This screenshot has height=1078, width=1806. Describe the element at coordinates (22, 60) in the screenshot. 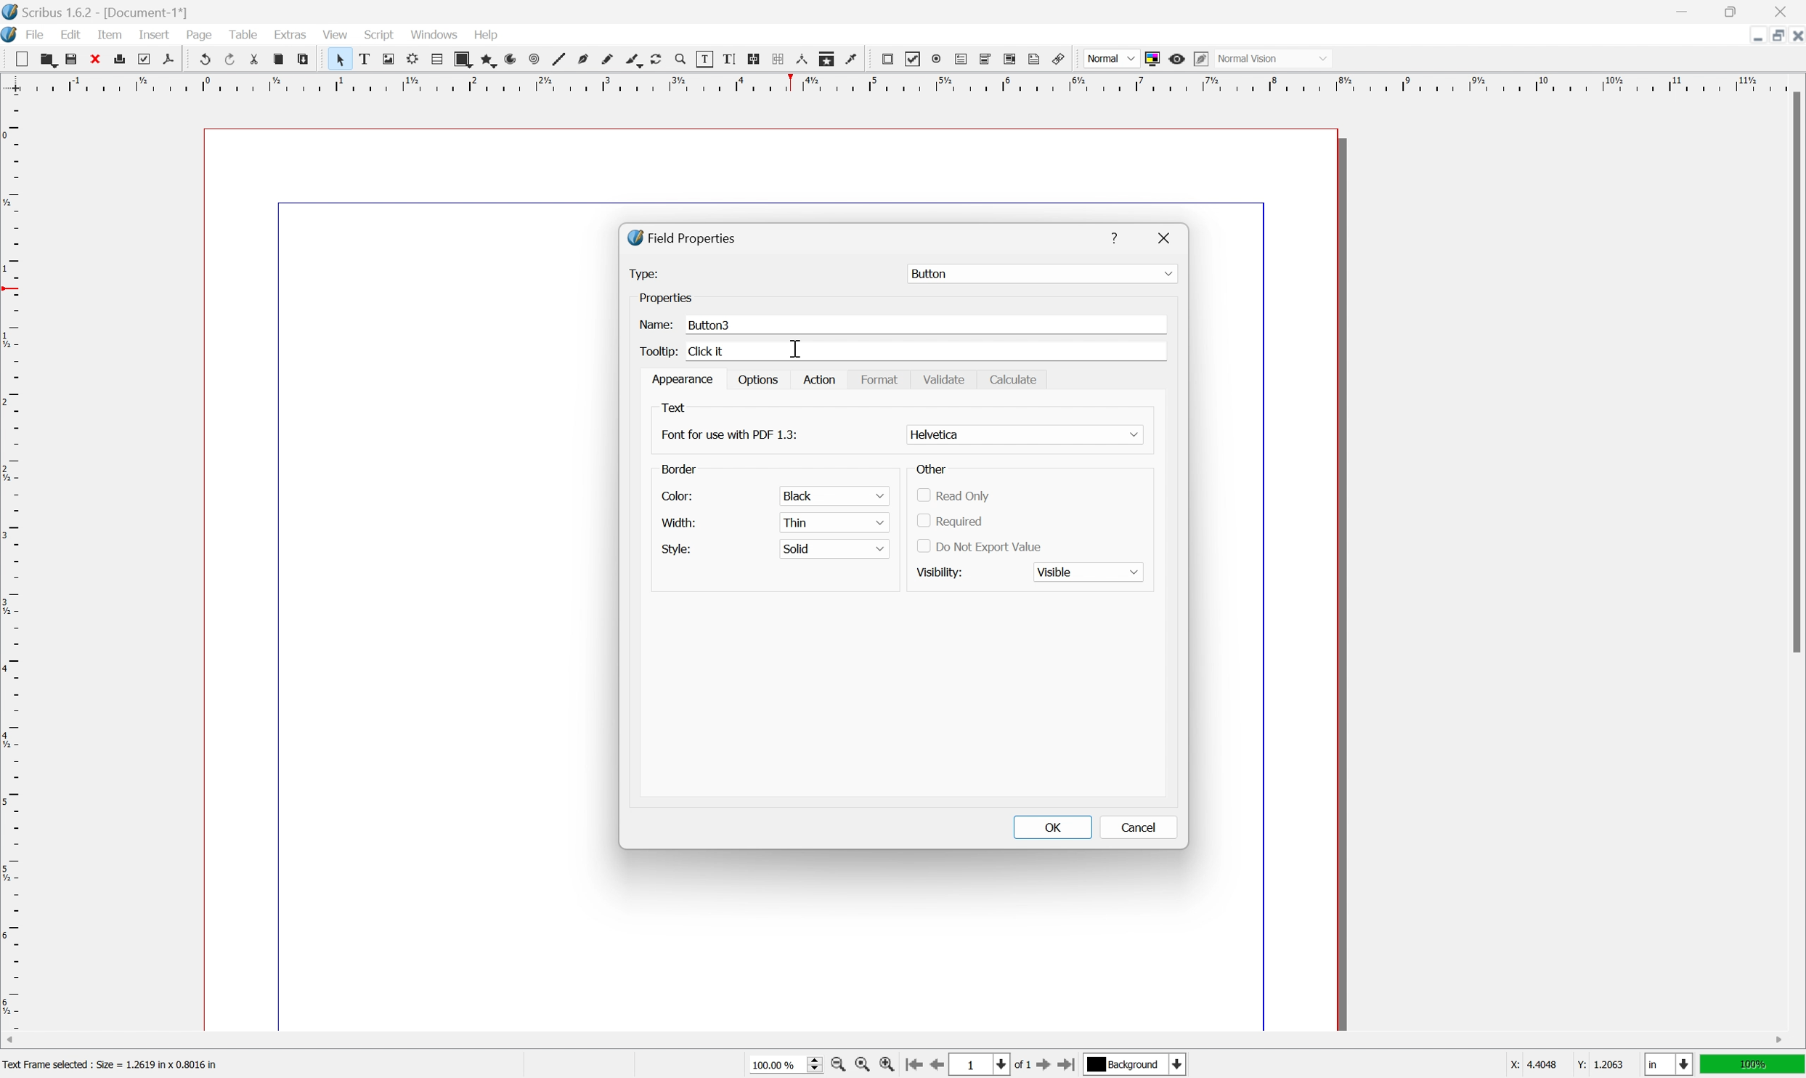

I see `new` at that location.